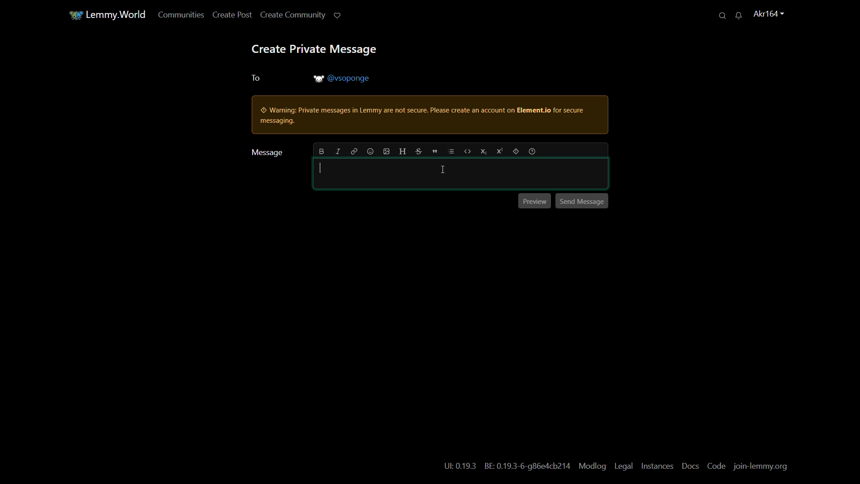 This screenshot has width=860, height=484. I want to click on subscript, so click(482, 151).